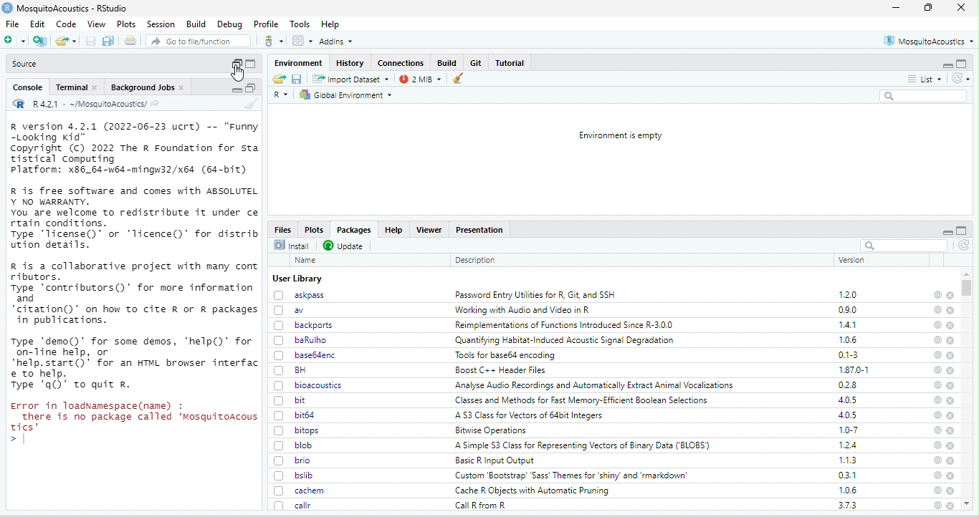 Image resolution: width=979 pixels, height=517 pixels. I want to click on Source, so click(25, 64).